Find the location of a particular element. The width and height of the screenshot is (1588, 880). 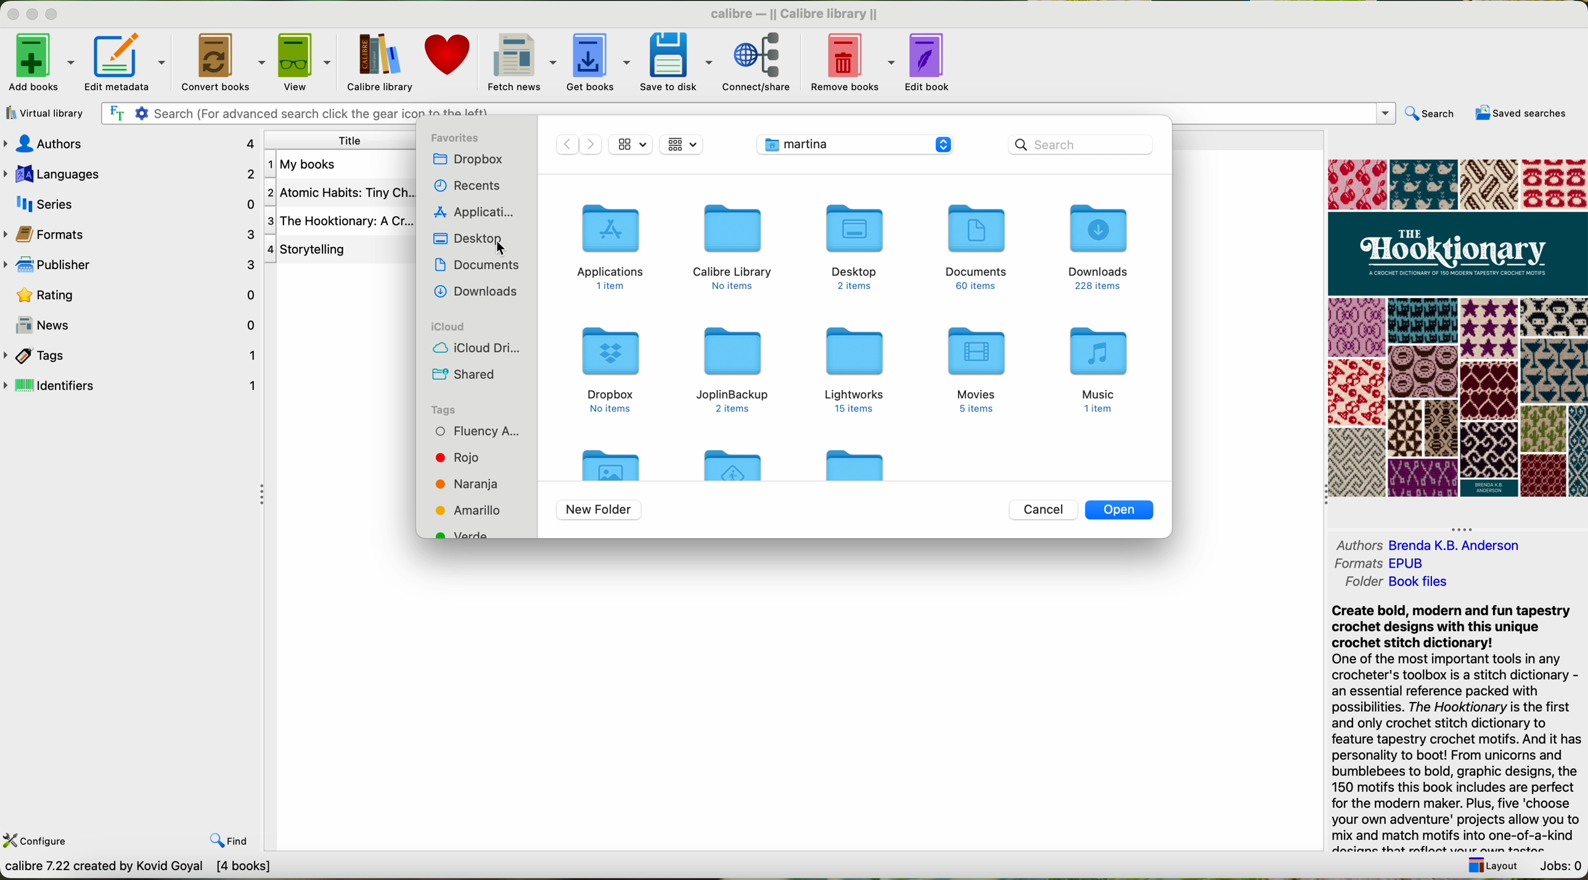

new folder is located at coordinates (599, 511).